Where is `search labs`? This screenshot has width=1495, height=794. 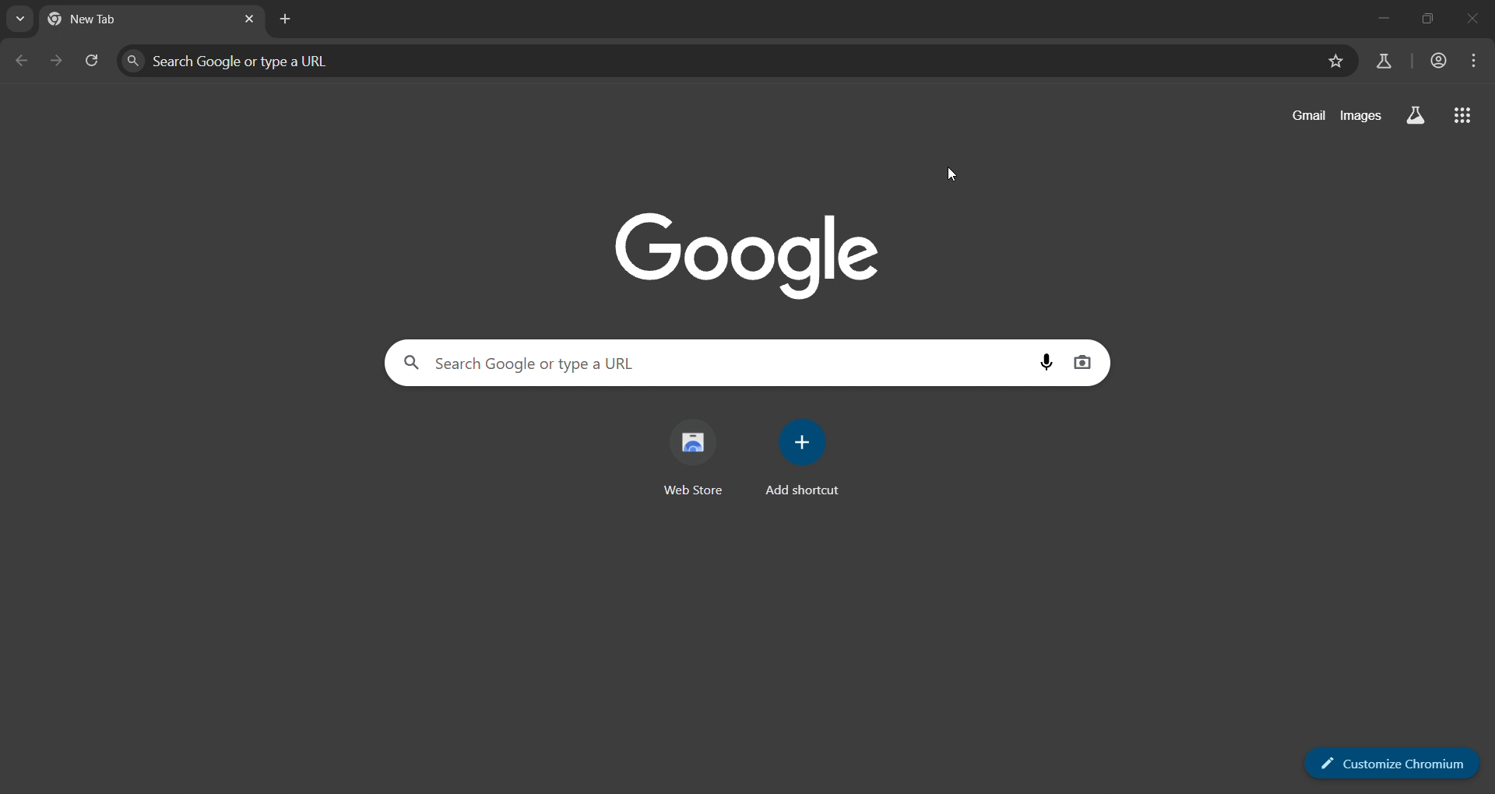
search labs is located at coordinates (1386, 61).